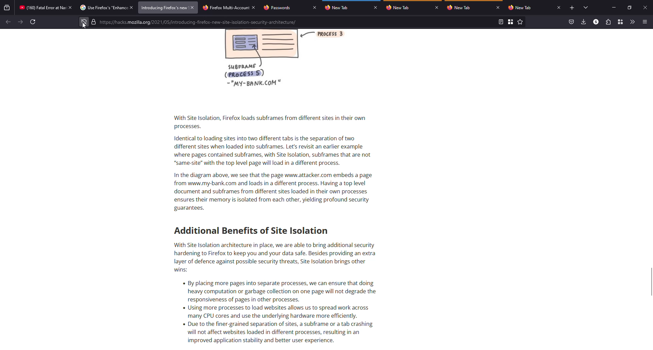 The image size is (653, 350). Describe the element at coordinates (375, 7) in the screenshot. I see `close` at that location.